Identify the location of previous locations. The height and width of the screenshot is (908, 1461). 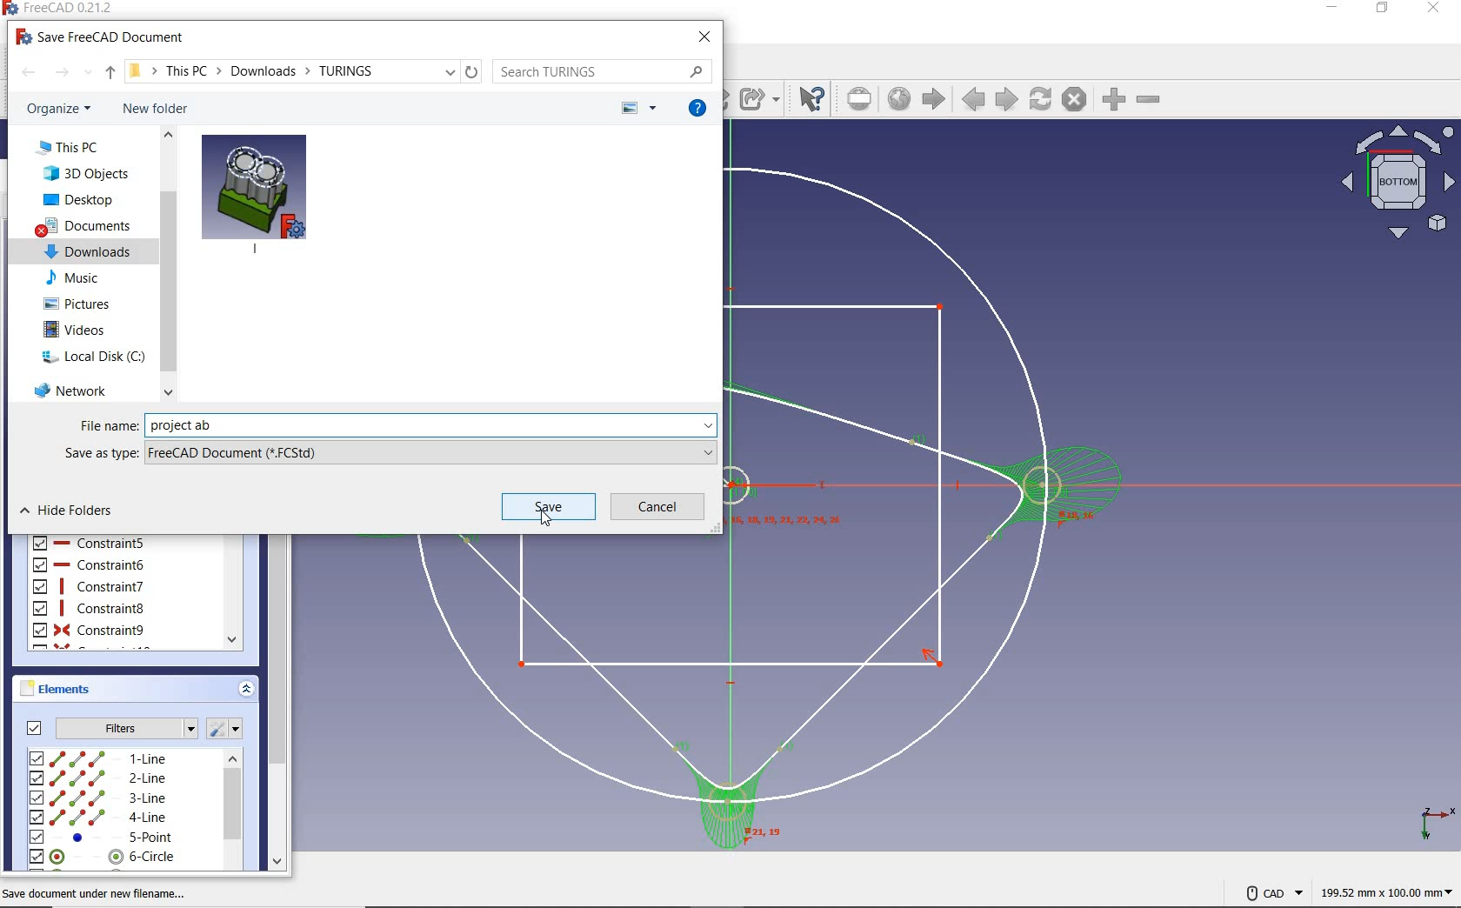
(452, 71).